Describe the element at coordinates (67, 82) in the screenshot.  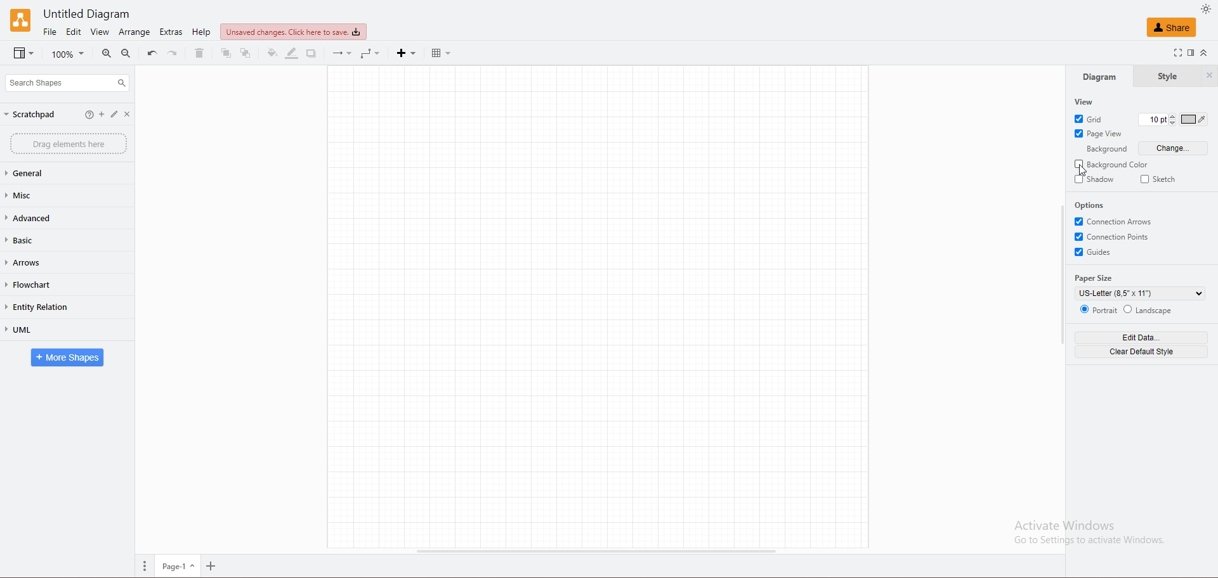
I see `search shapes` at that location.